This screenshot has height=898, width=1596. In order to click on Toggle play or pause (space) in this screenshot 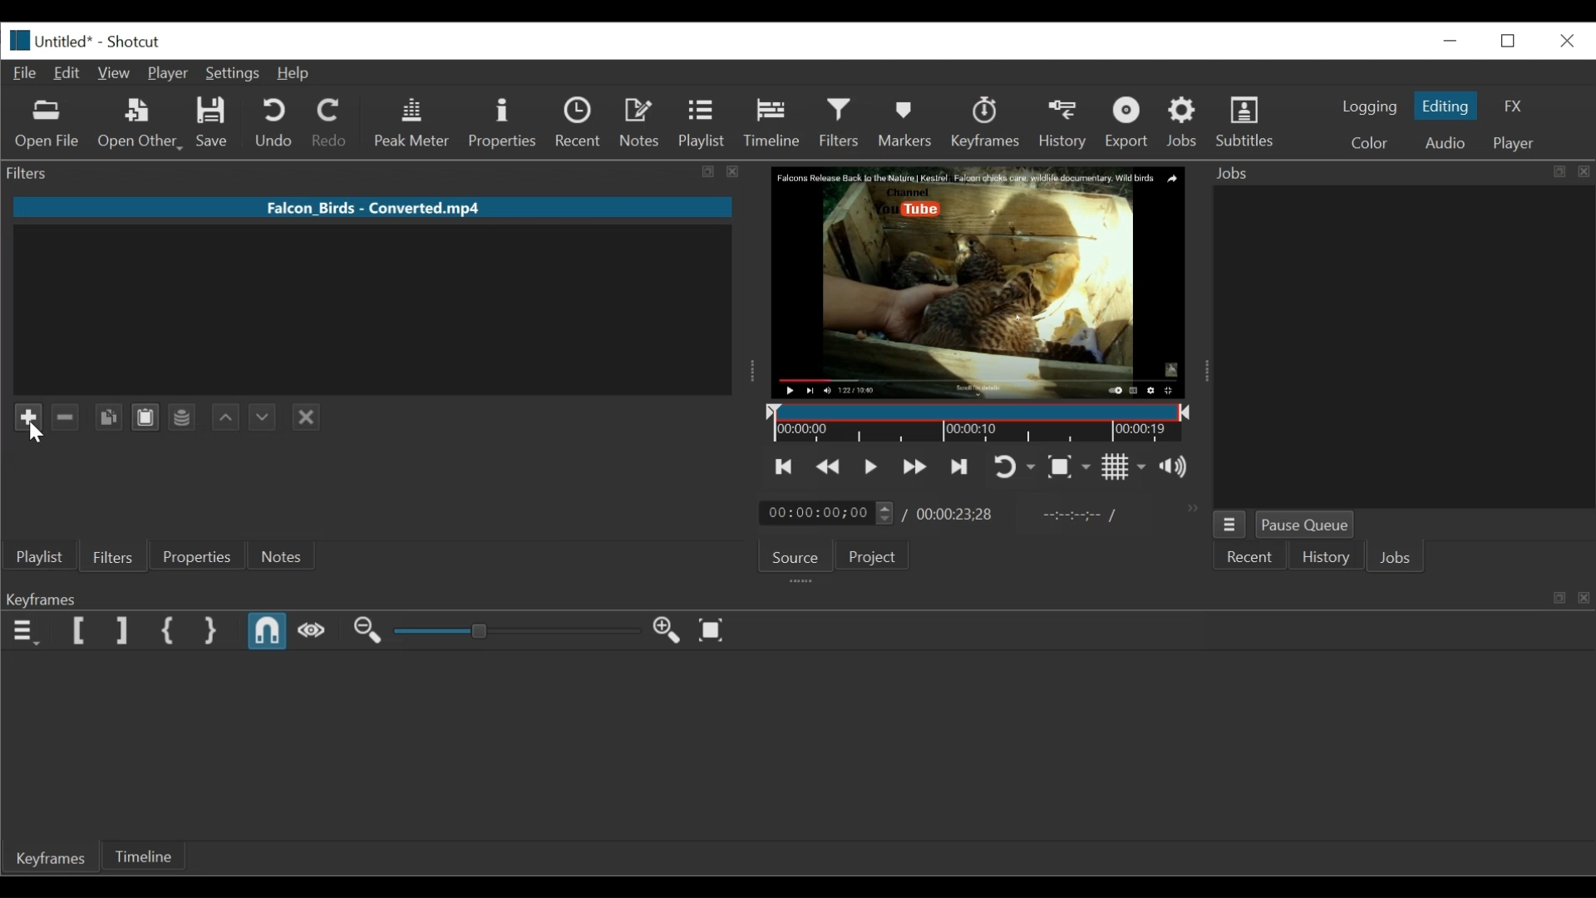, I will do `click(870, 466)`.